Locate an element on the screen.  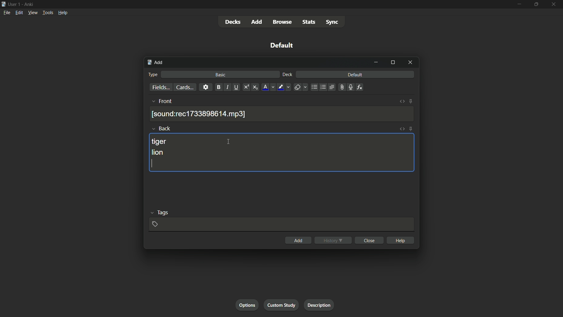
options is located at coordinates (248, 306).